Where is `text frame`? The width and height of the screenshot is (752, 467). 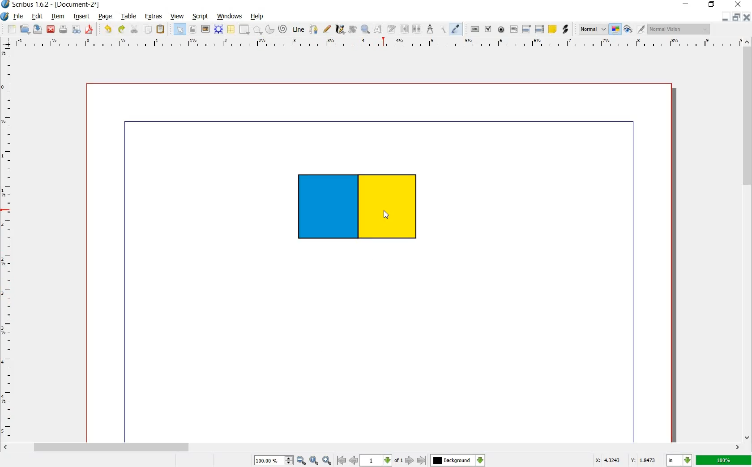 text frame is located at coordinates (192, 30).